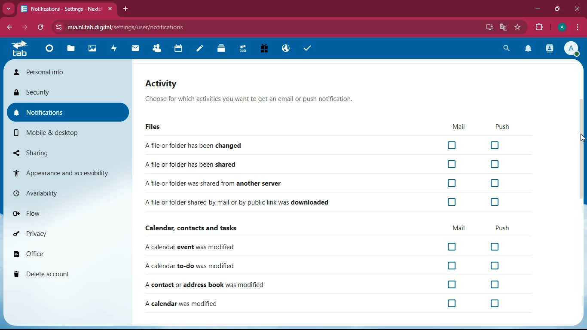 This screenshot has height=330, width=587. I want to click on notification, so click(529, 49).